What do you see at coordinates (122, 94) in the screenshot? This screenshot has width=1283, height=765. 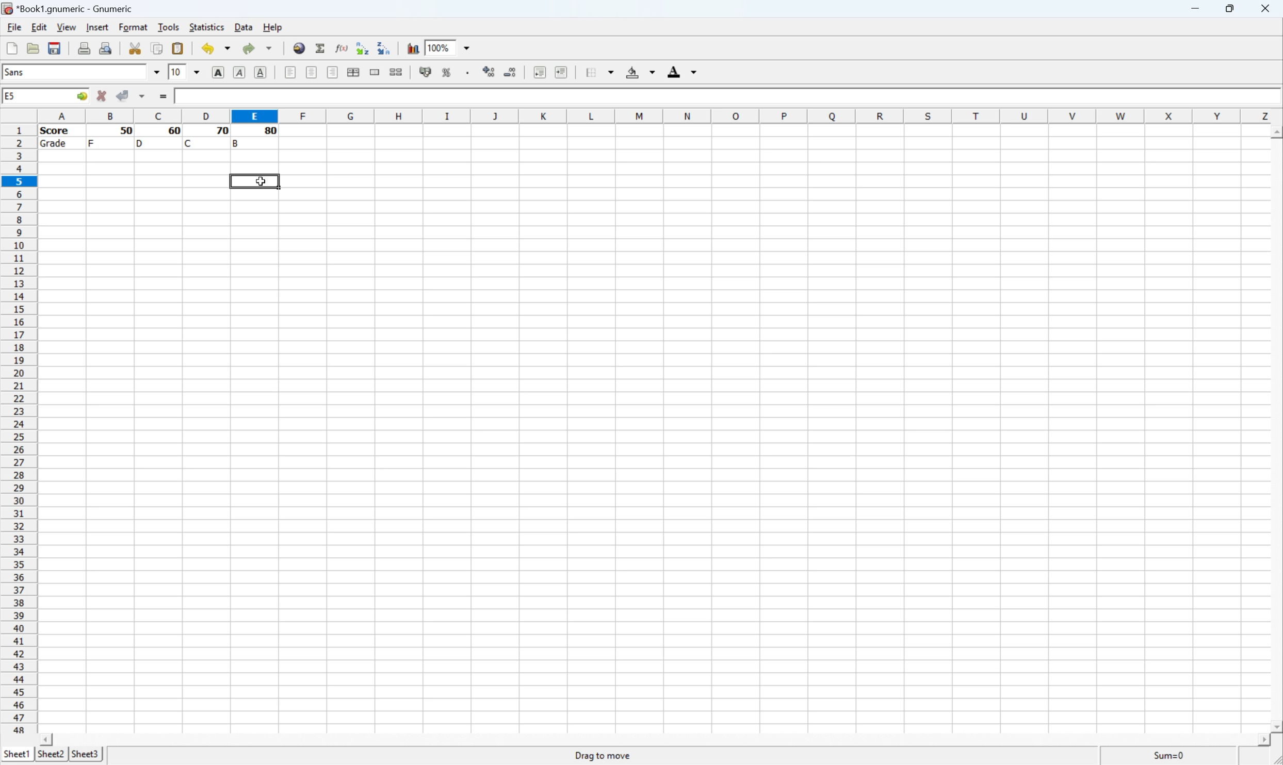 I see `Accept change` at bounding box center [122, 94].